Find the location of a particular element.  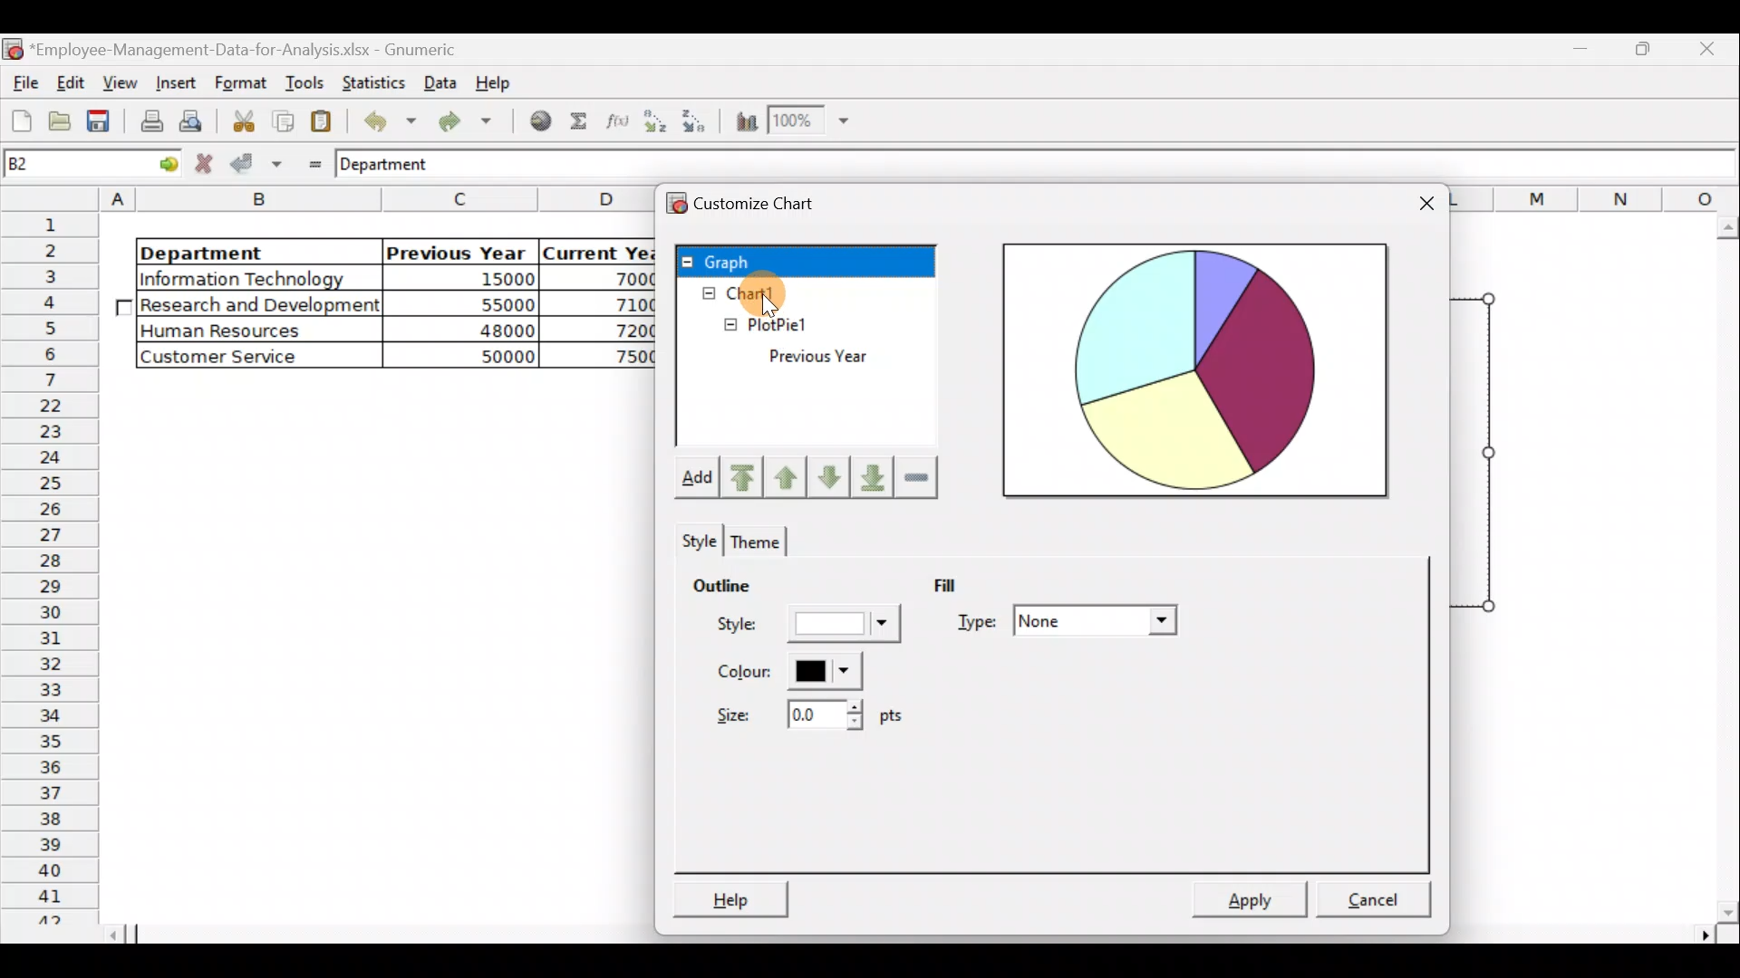

Edit a function in the current cell is located at coordinates (616, 120).